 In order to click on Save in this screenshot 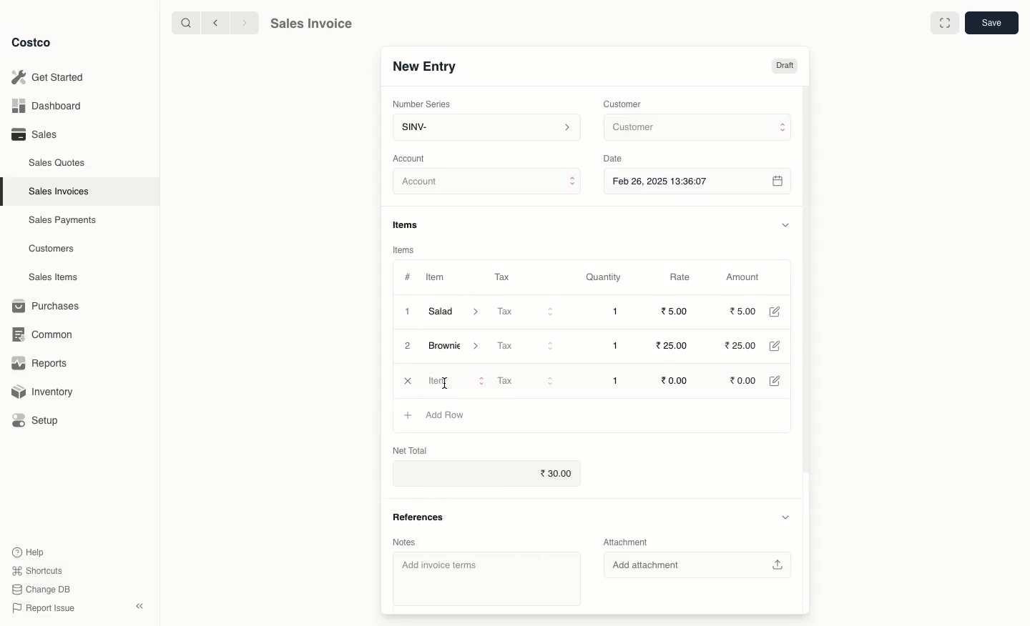, I will do `click(994, 24)`.